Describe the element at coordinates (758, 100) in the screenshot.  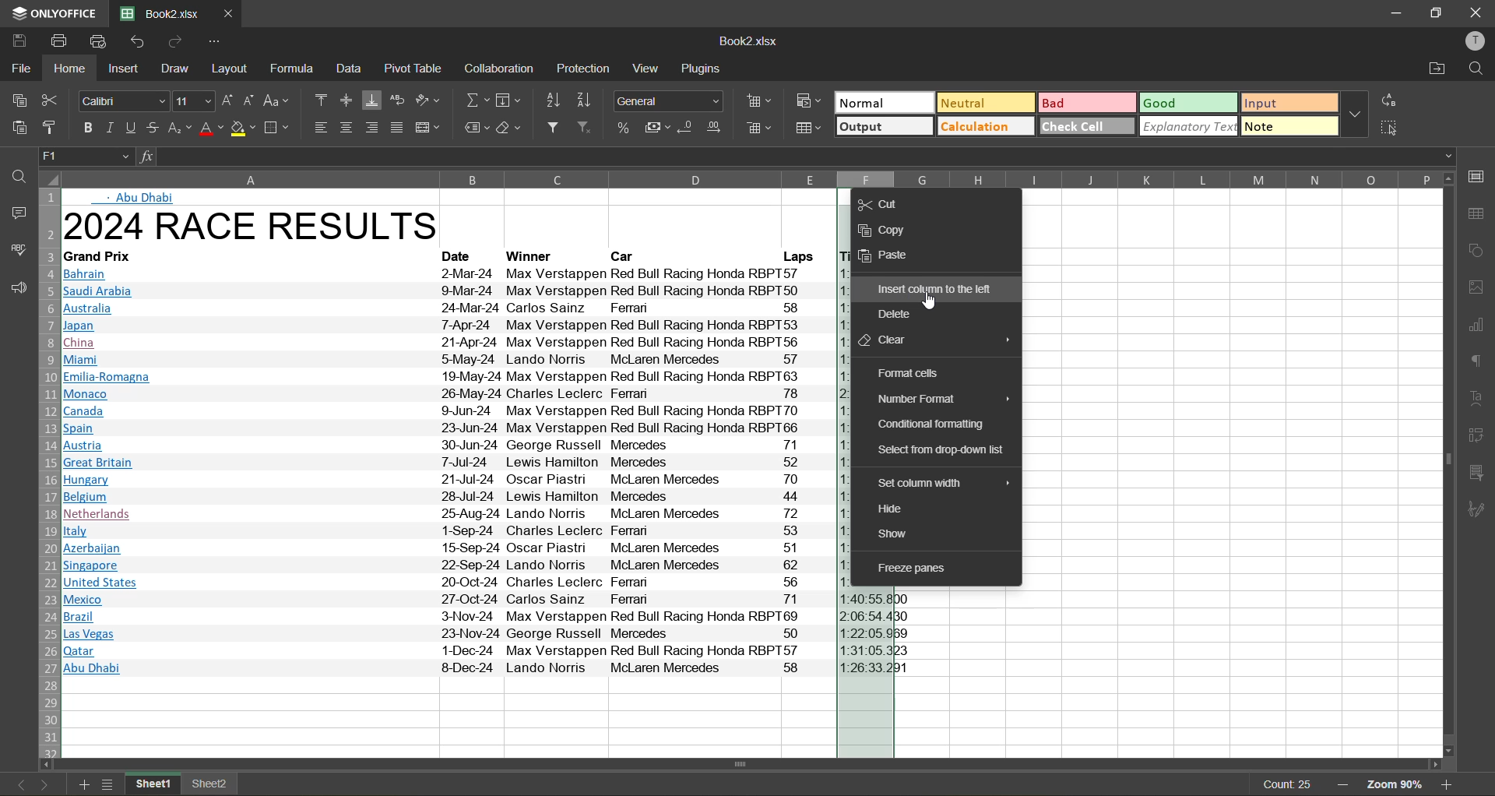
I see `insert cells` at that location.